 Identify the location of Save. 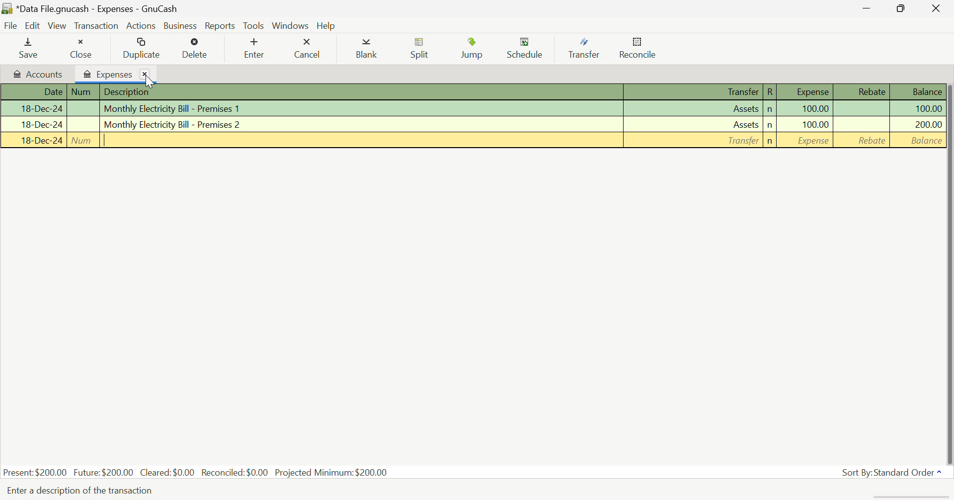
(29, 49).